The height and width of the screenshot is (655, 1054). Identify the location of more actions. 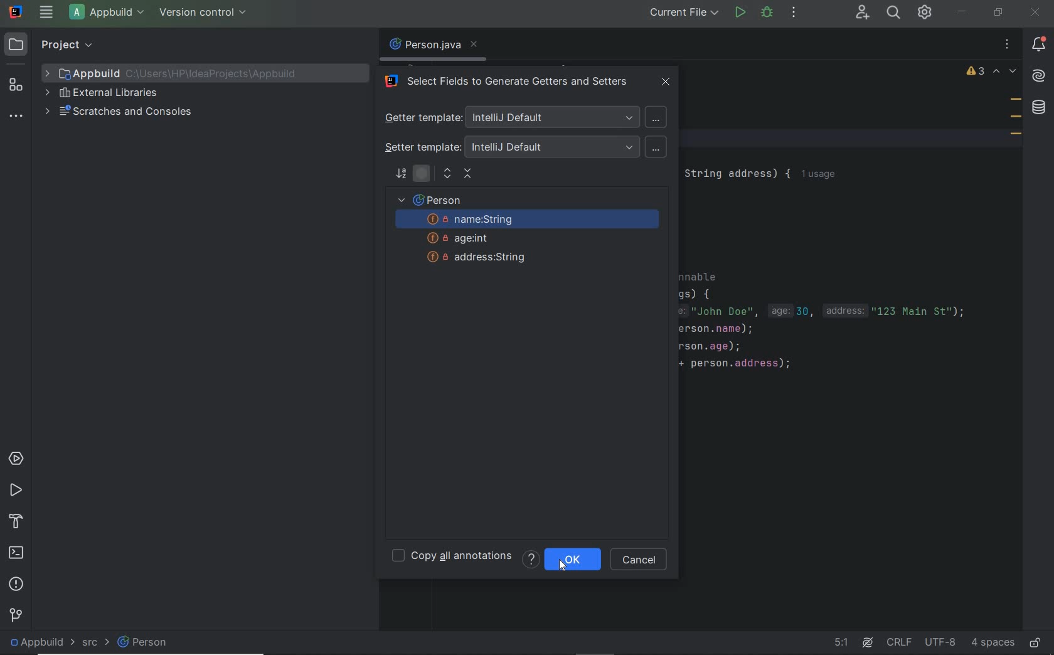
(794, 14).